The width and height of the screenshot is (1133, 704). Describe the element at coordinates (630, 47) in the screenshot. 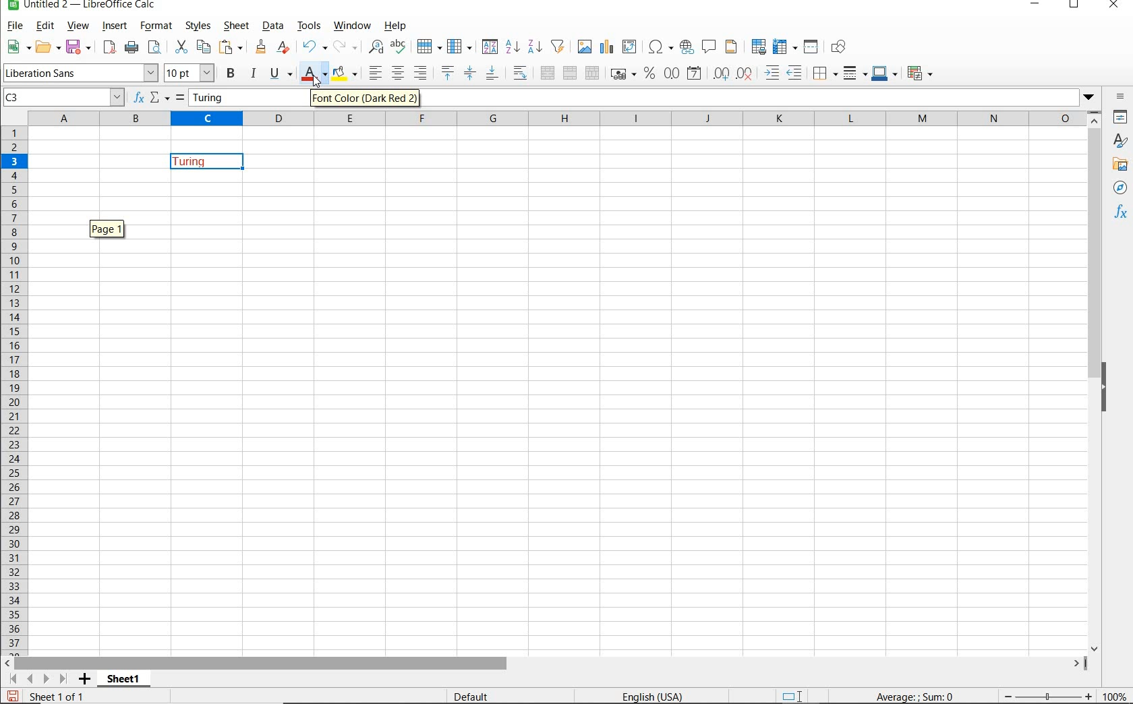

I see `INSERT OR EDIT PIVOT TABLE` at that location.